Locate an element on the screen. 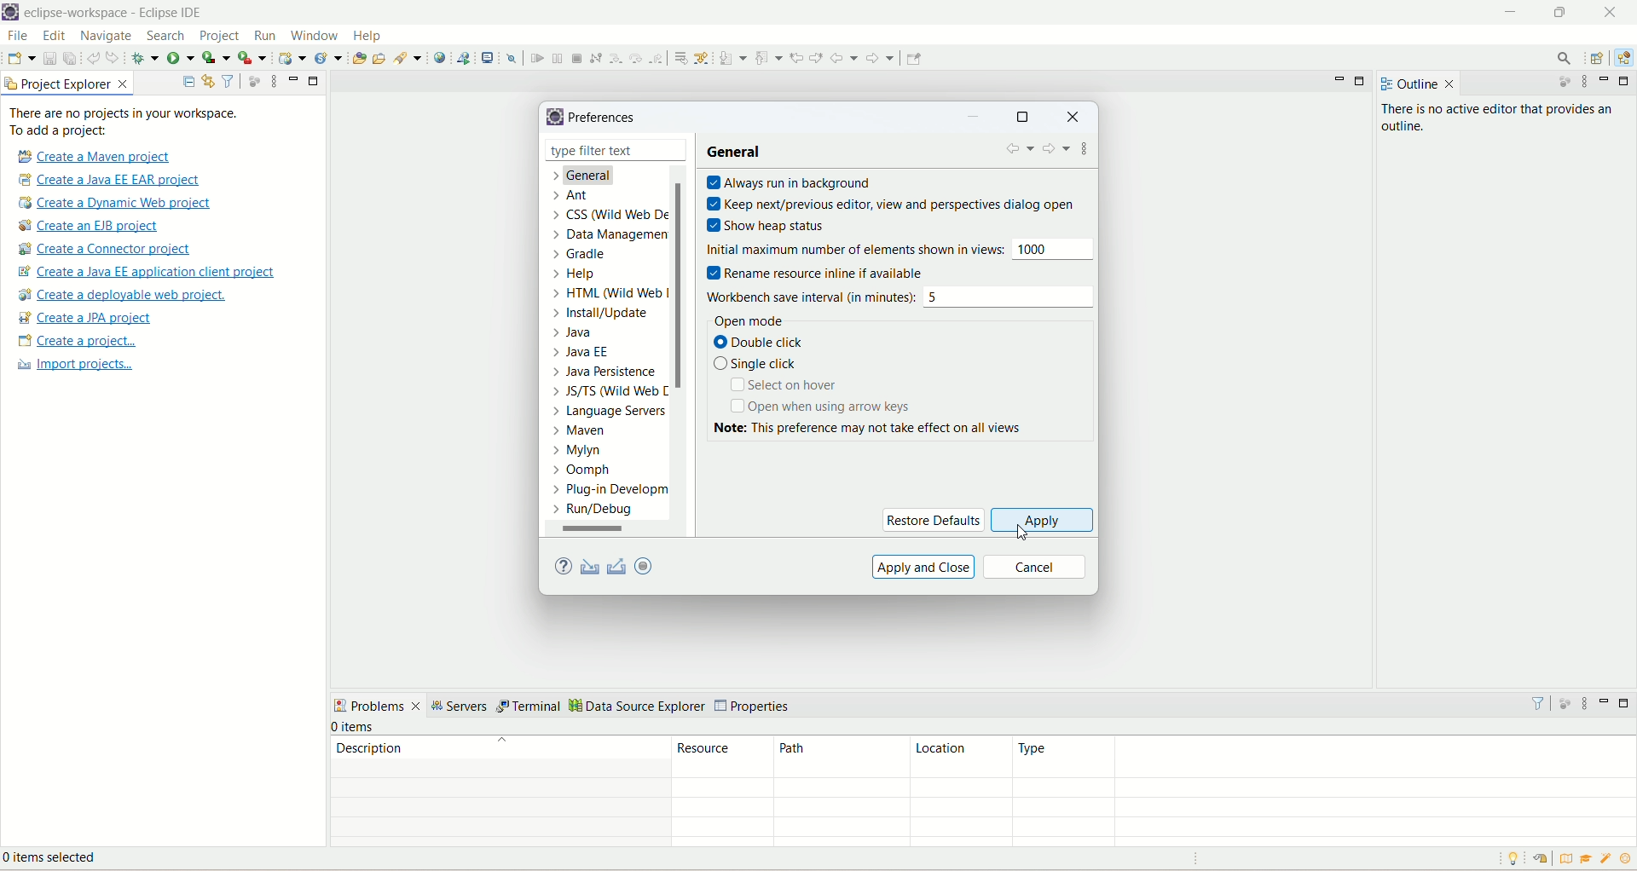 The width and height of the screenshot is (1637, 871). problems is located at coordinates (378, 705).